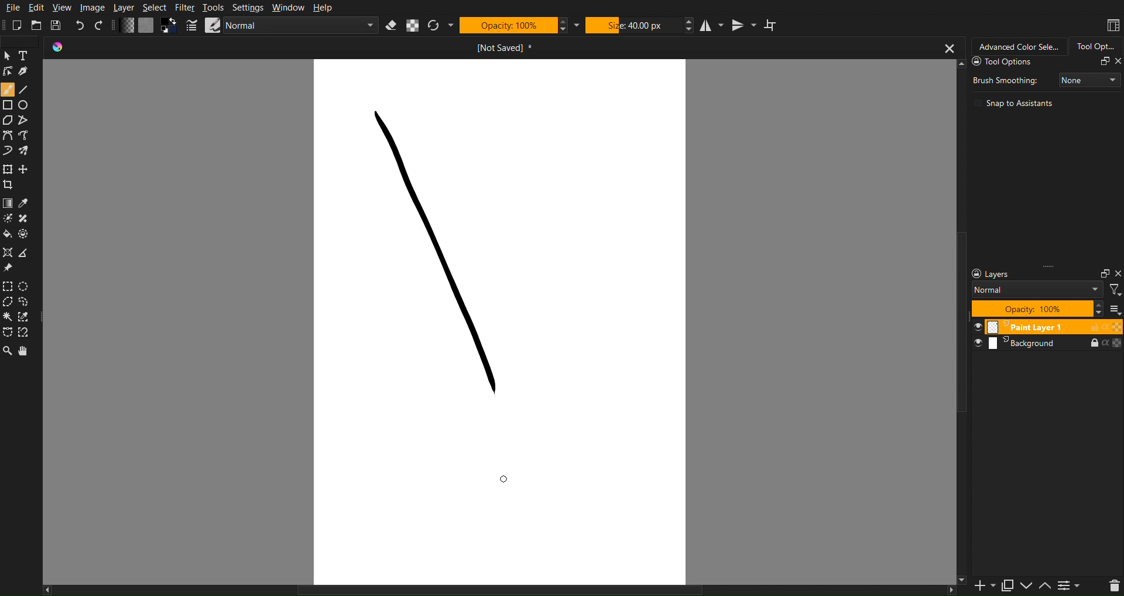  I want to click on Opacity, so click(1033, 308).